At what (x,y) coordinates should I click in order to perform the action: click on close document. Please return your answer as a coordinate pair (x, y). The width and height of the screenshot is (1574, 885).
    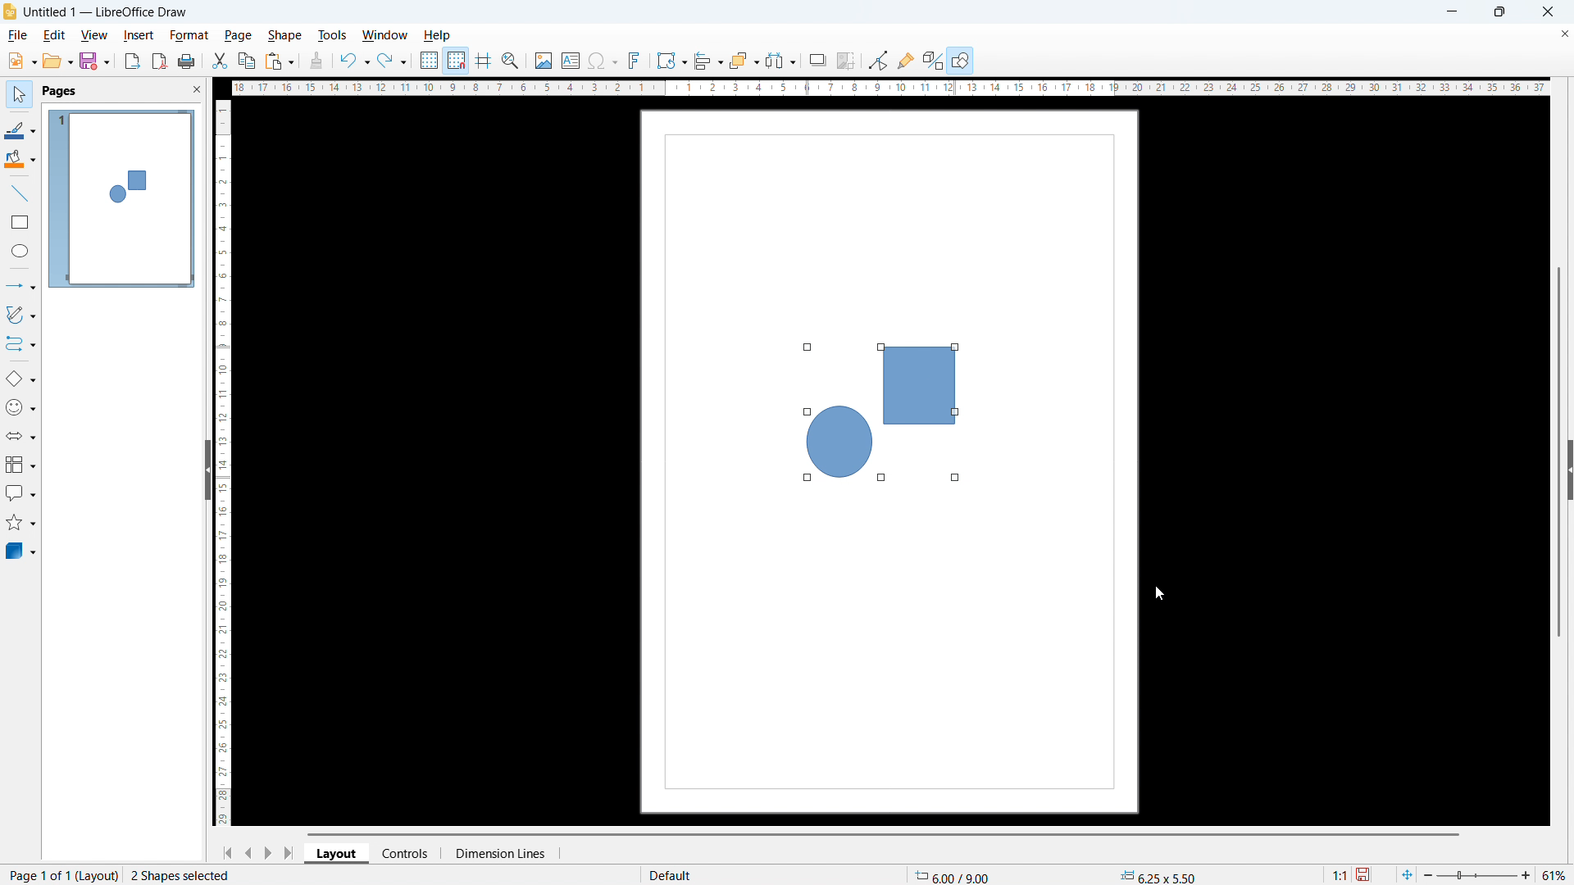
    Looking at the image, I should click on (1564, 33).